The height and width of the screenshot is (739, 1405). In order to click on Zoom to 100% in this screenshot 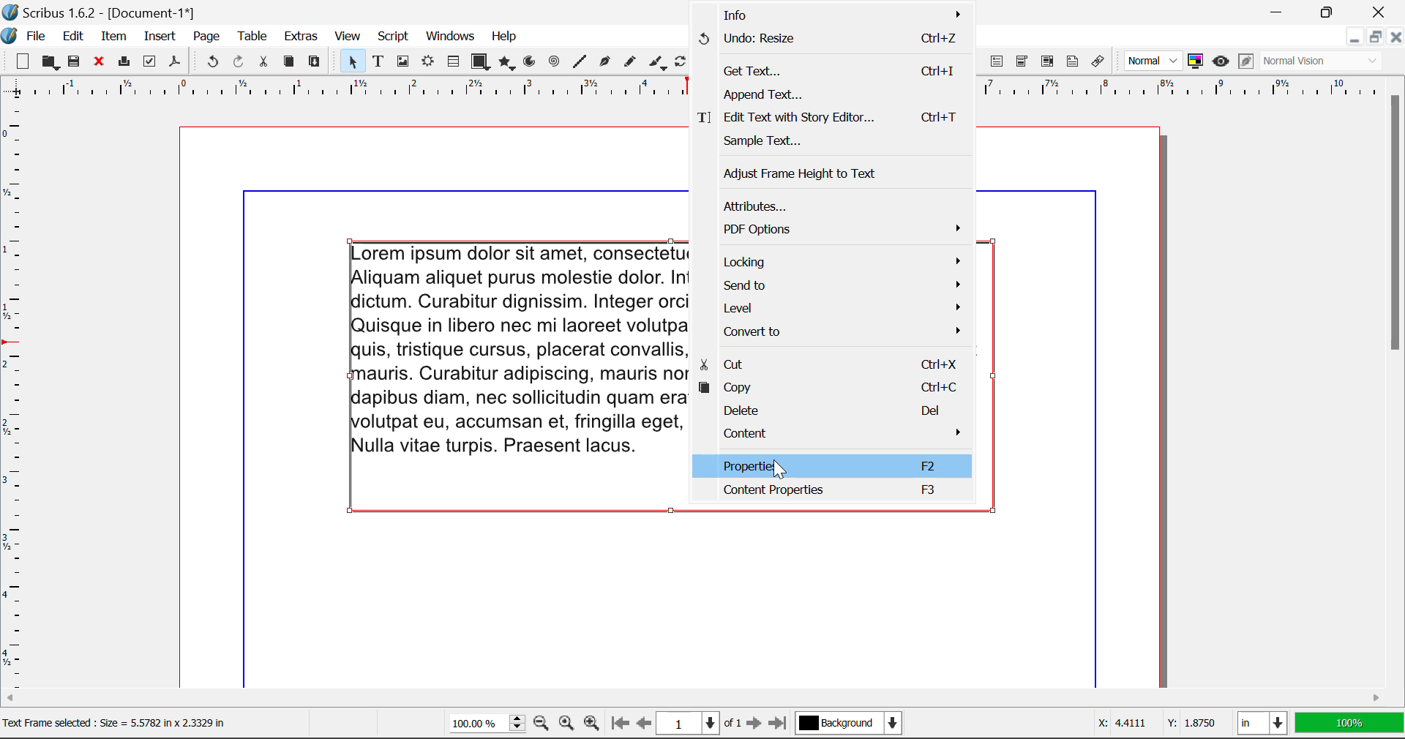, I will do `click(567, 725)`.